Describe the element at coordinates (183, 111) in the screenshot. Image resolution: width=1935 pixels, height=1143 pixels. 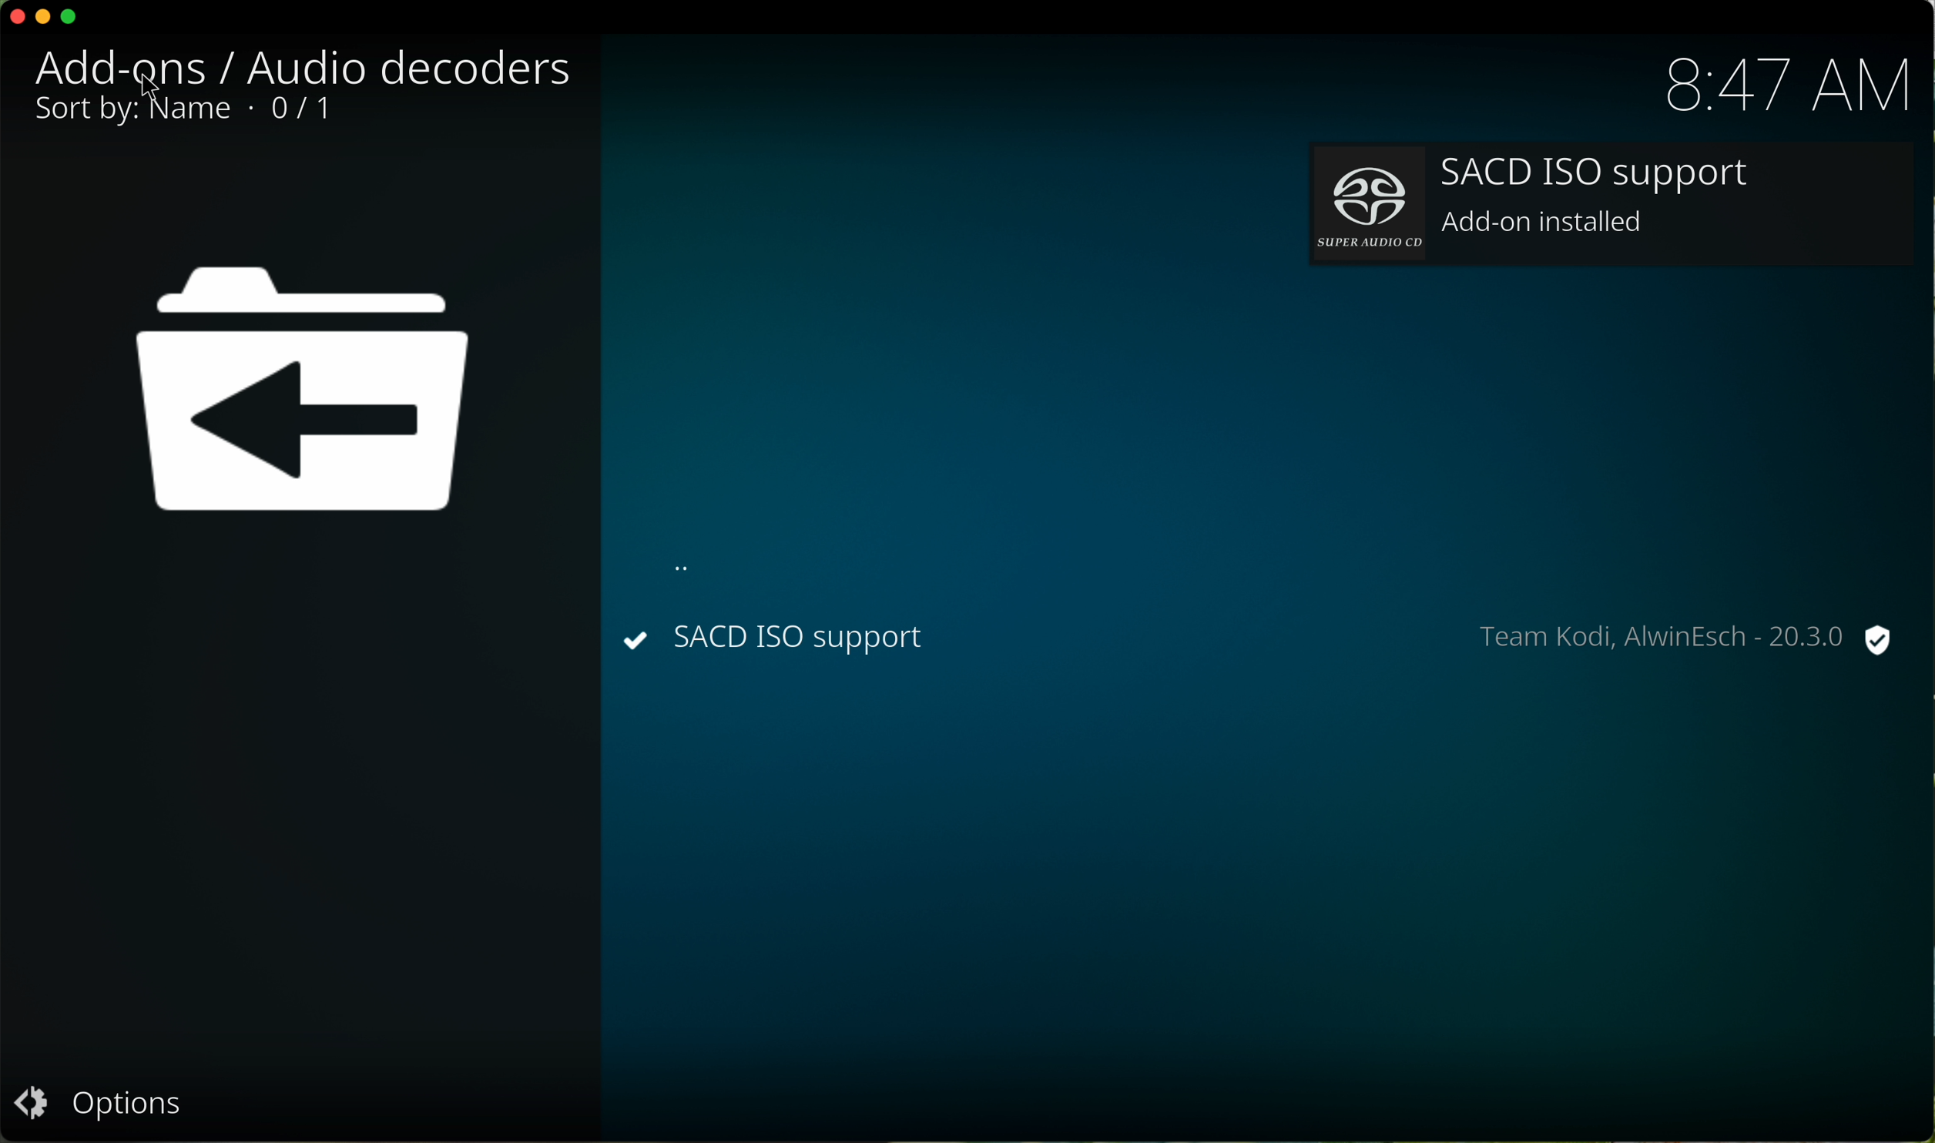
I see `0/1` at that location.